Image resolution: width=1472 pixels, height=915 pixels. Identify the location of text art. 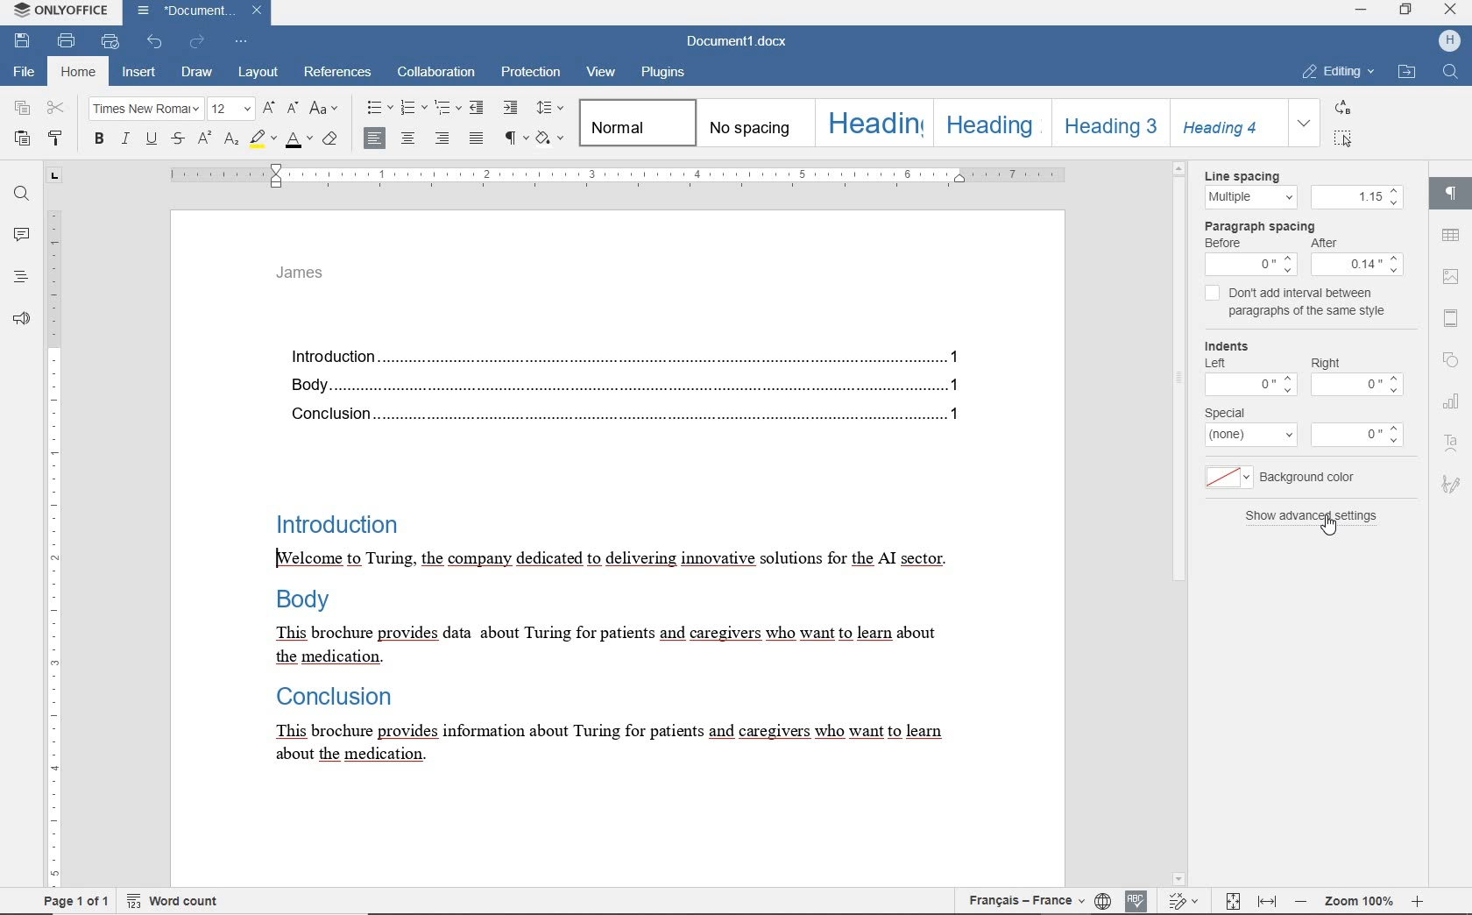
(1451, 443).